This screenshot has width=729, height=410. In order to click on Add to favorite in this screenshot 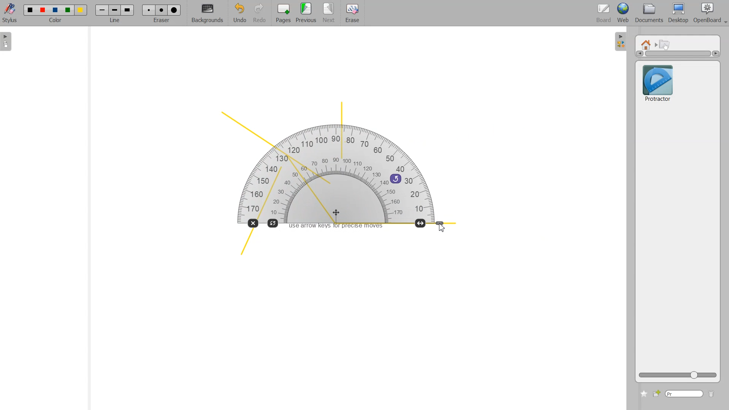, I will do `click(643, 394)`.